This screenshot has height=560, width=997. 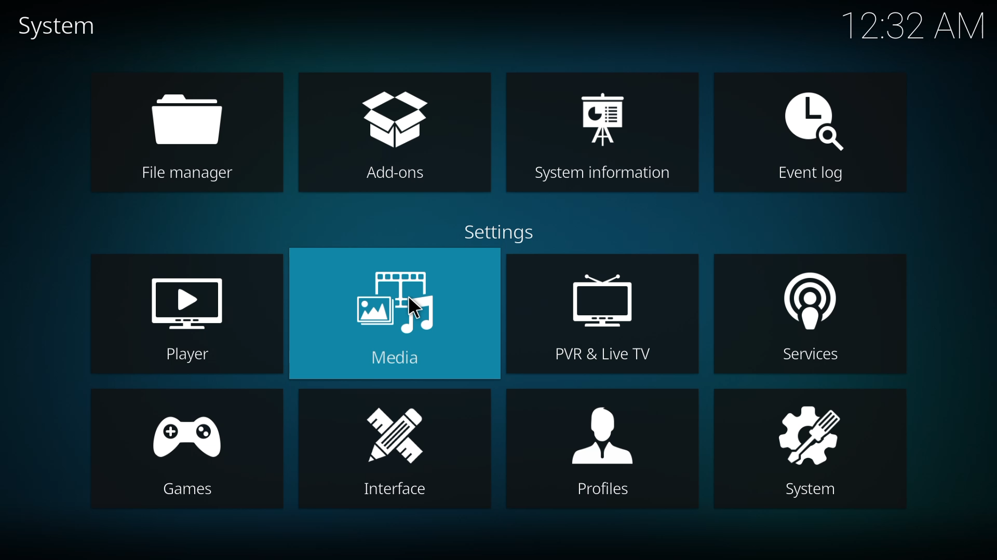 What do you see at coordinates (59, 27) in the screenshot?
I see `system` at bounding box center [59, 27].